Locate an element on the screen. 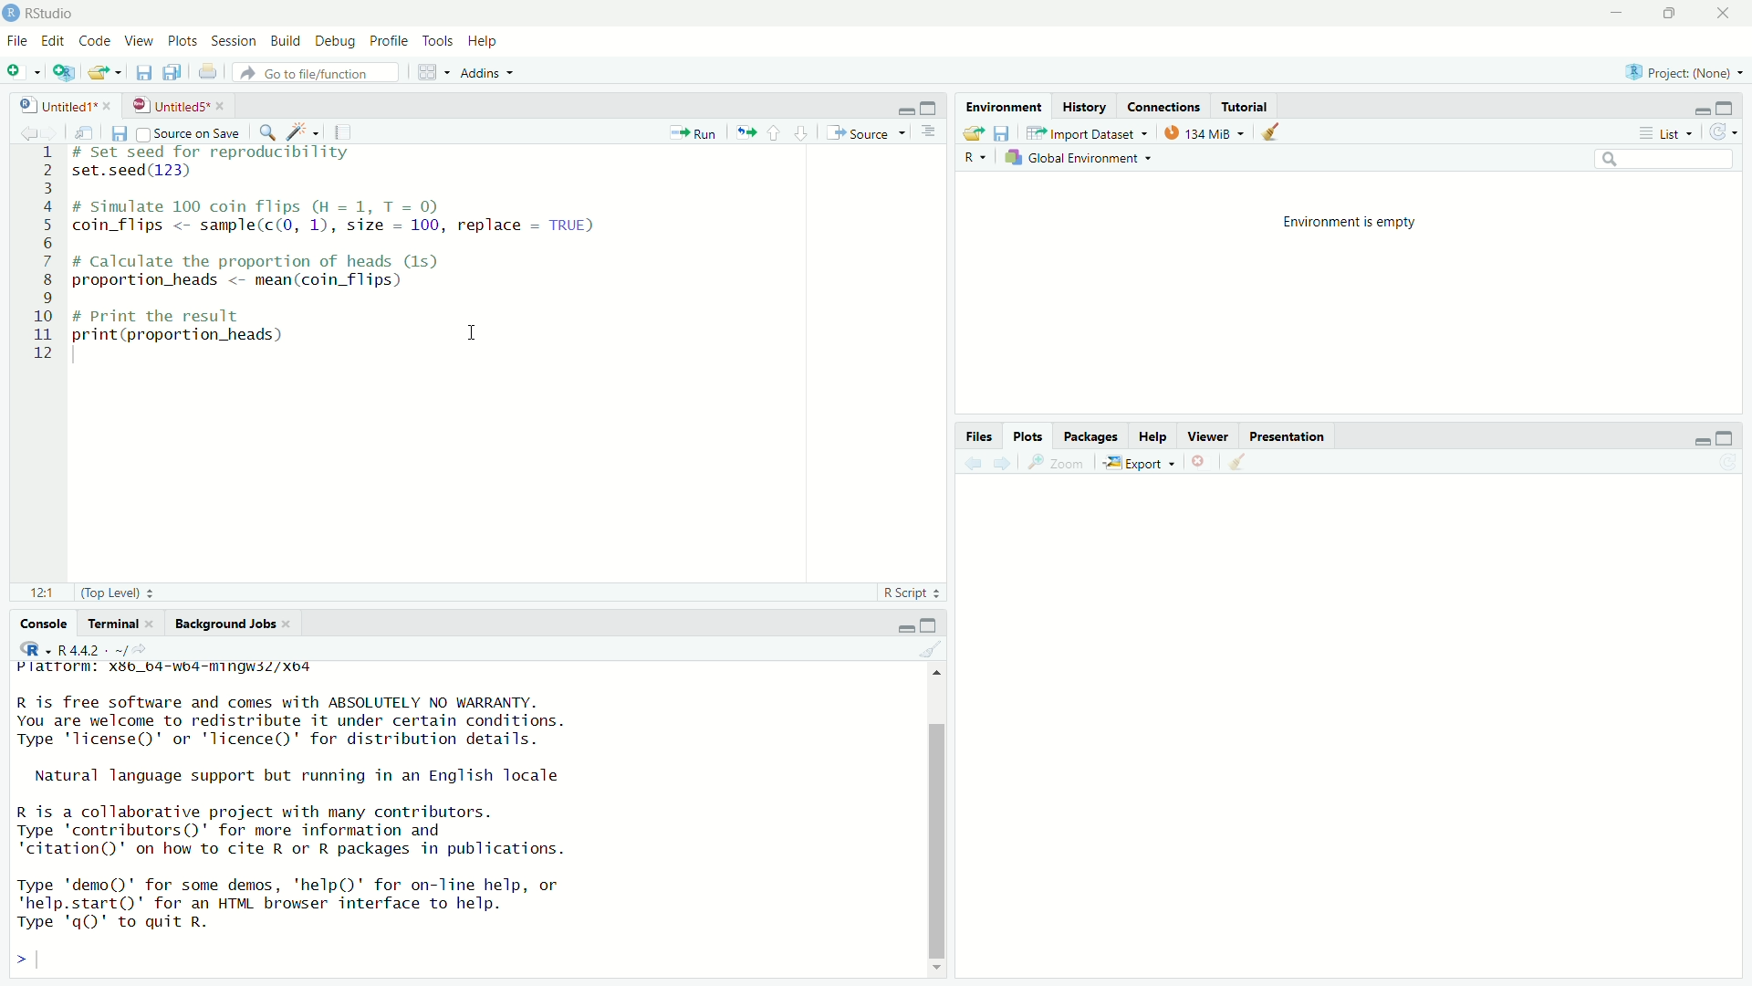 The image size is (1752, 986). print the current file is located at coordinates (206, 74).